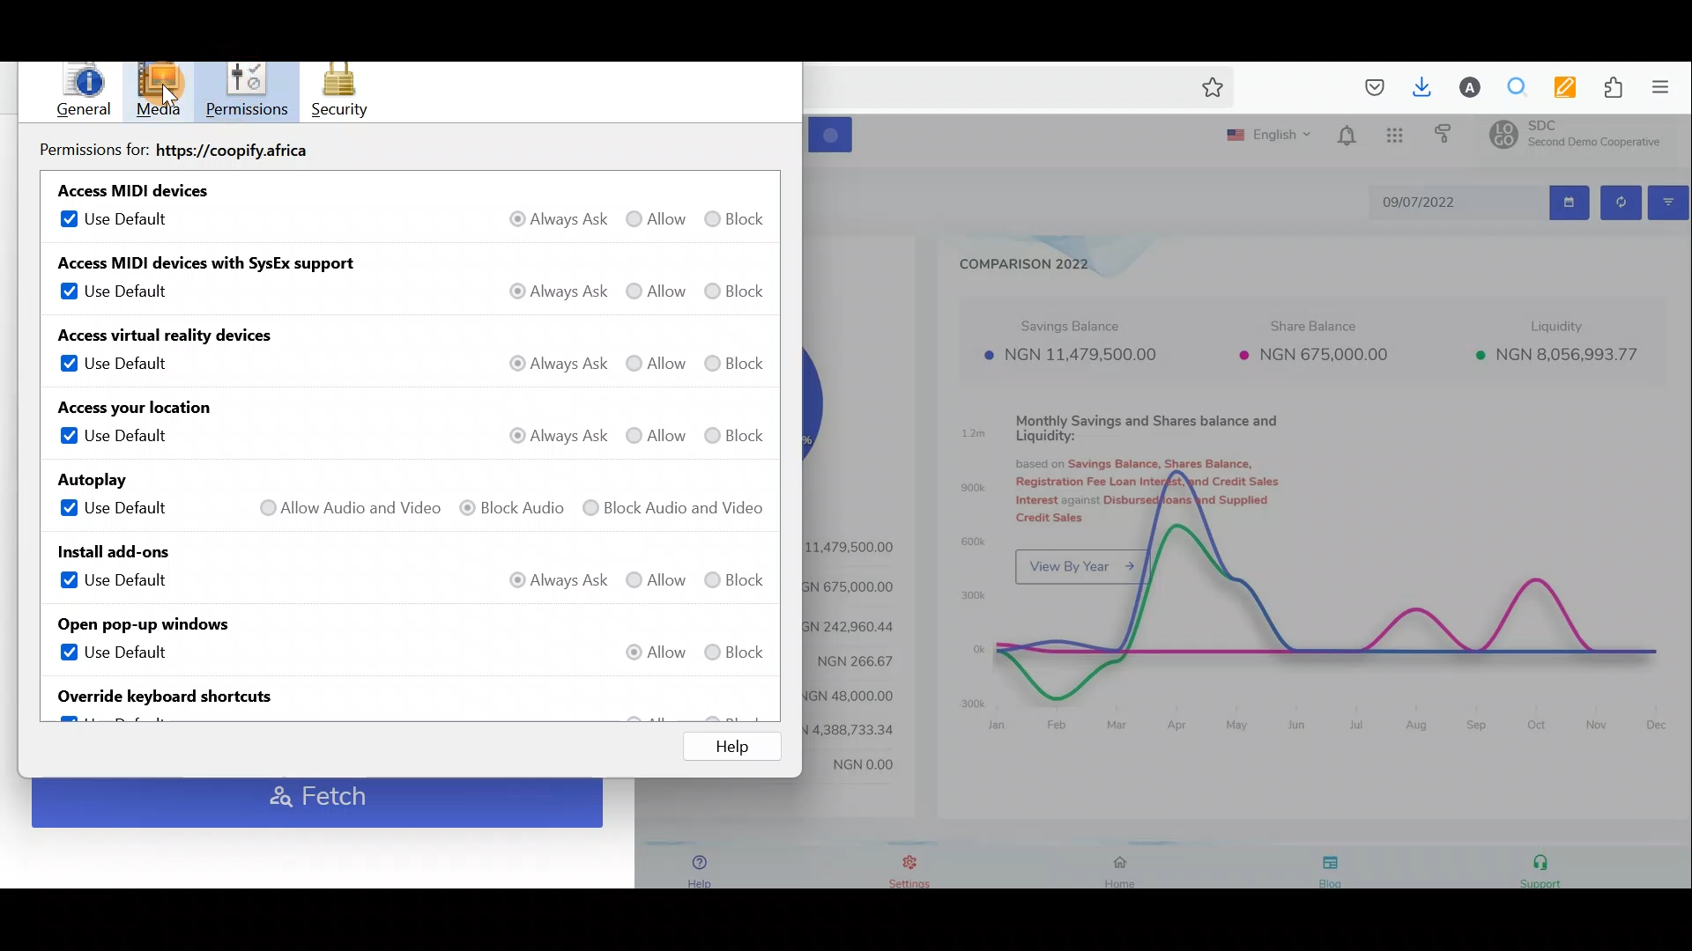  Describe the element at coordinates (341, 92) in the screenshot. I see `Security` at that location.